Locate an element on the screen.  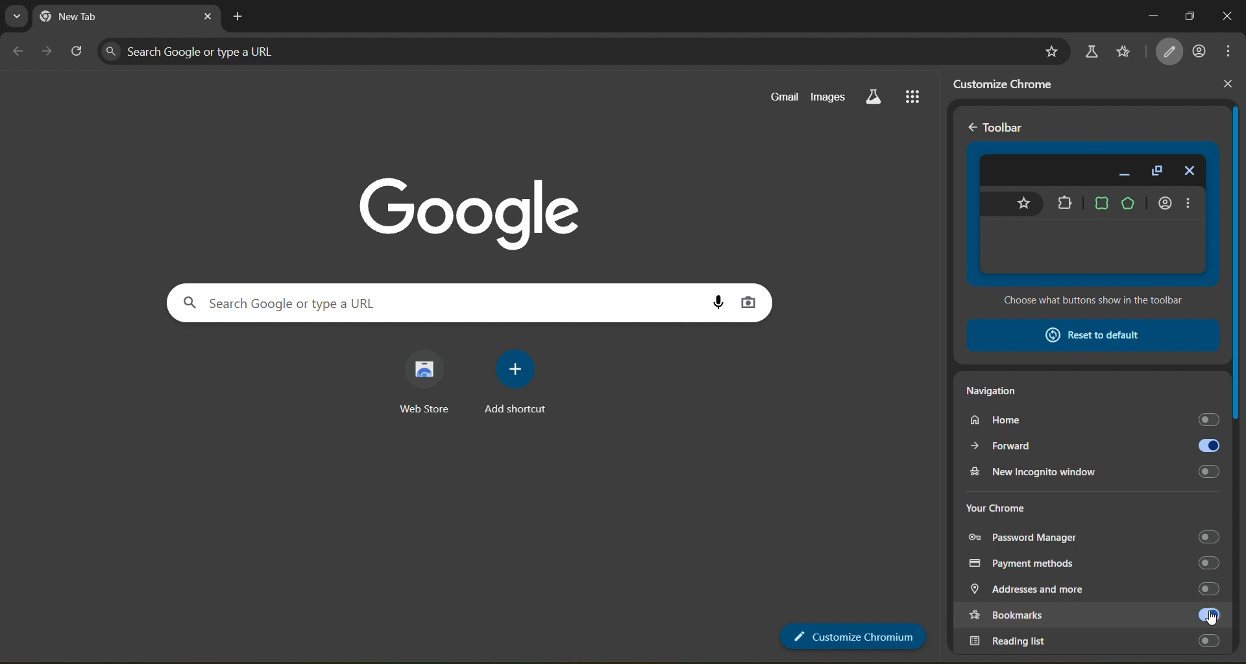
new incognito window is located at coordinates (1097, 470).